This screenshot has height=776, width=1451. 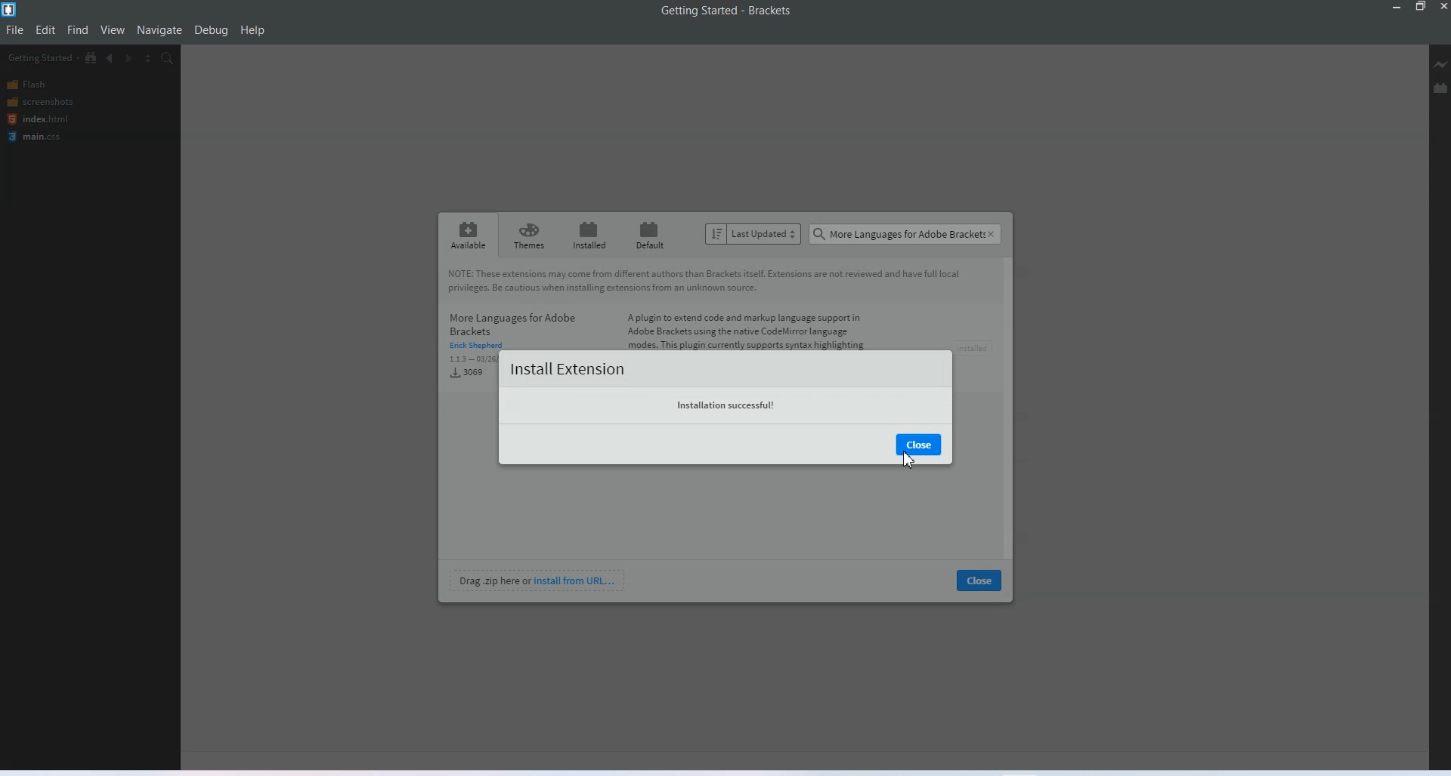 I want to click on Debug, so click(x=210, y=31).